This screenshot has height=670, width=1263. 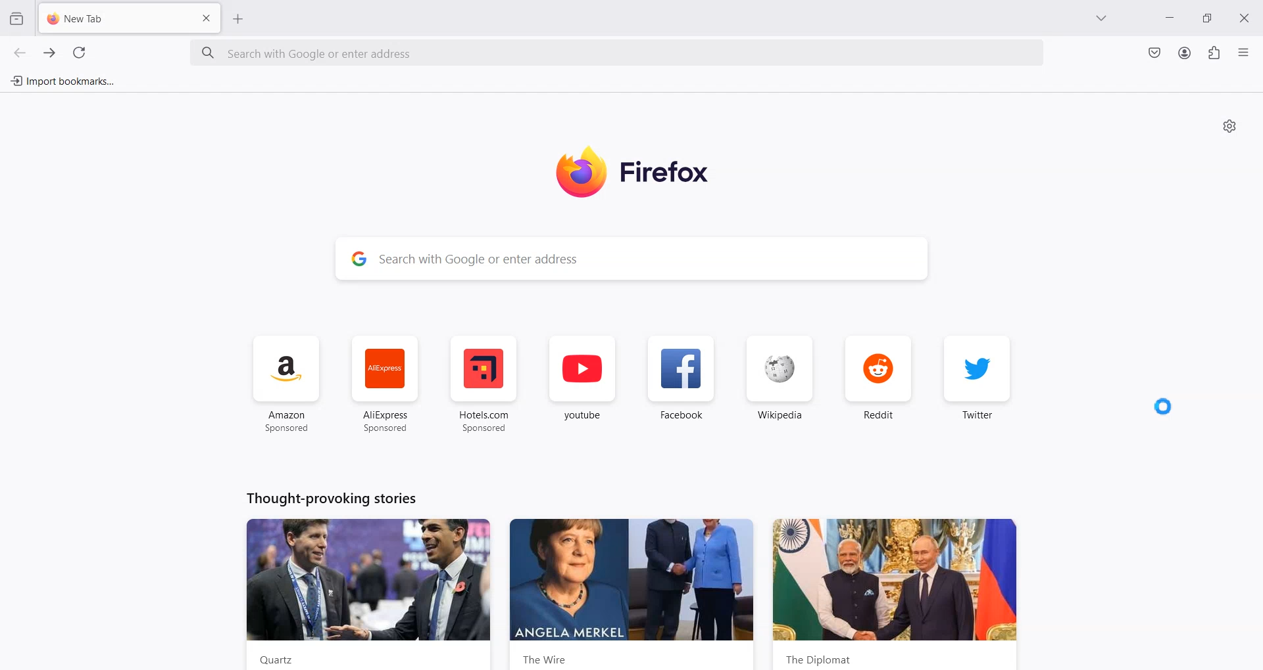 What do you see at coordinates (357, 260) in the screenshot?
I see `google logo` at bounding box center [357, 260].